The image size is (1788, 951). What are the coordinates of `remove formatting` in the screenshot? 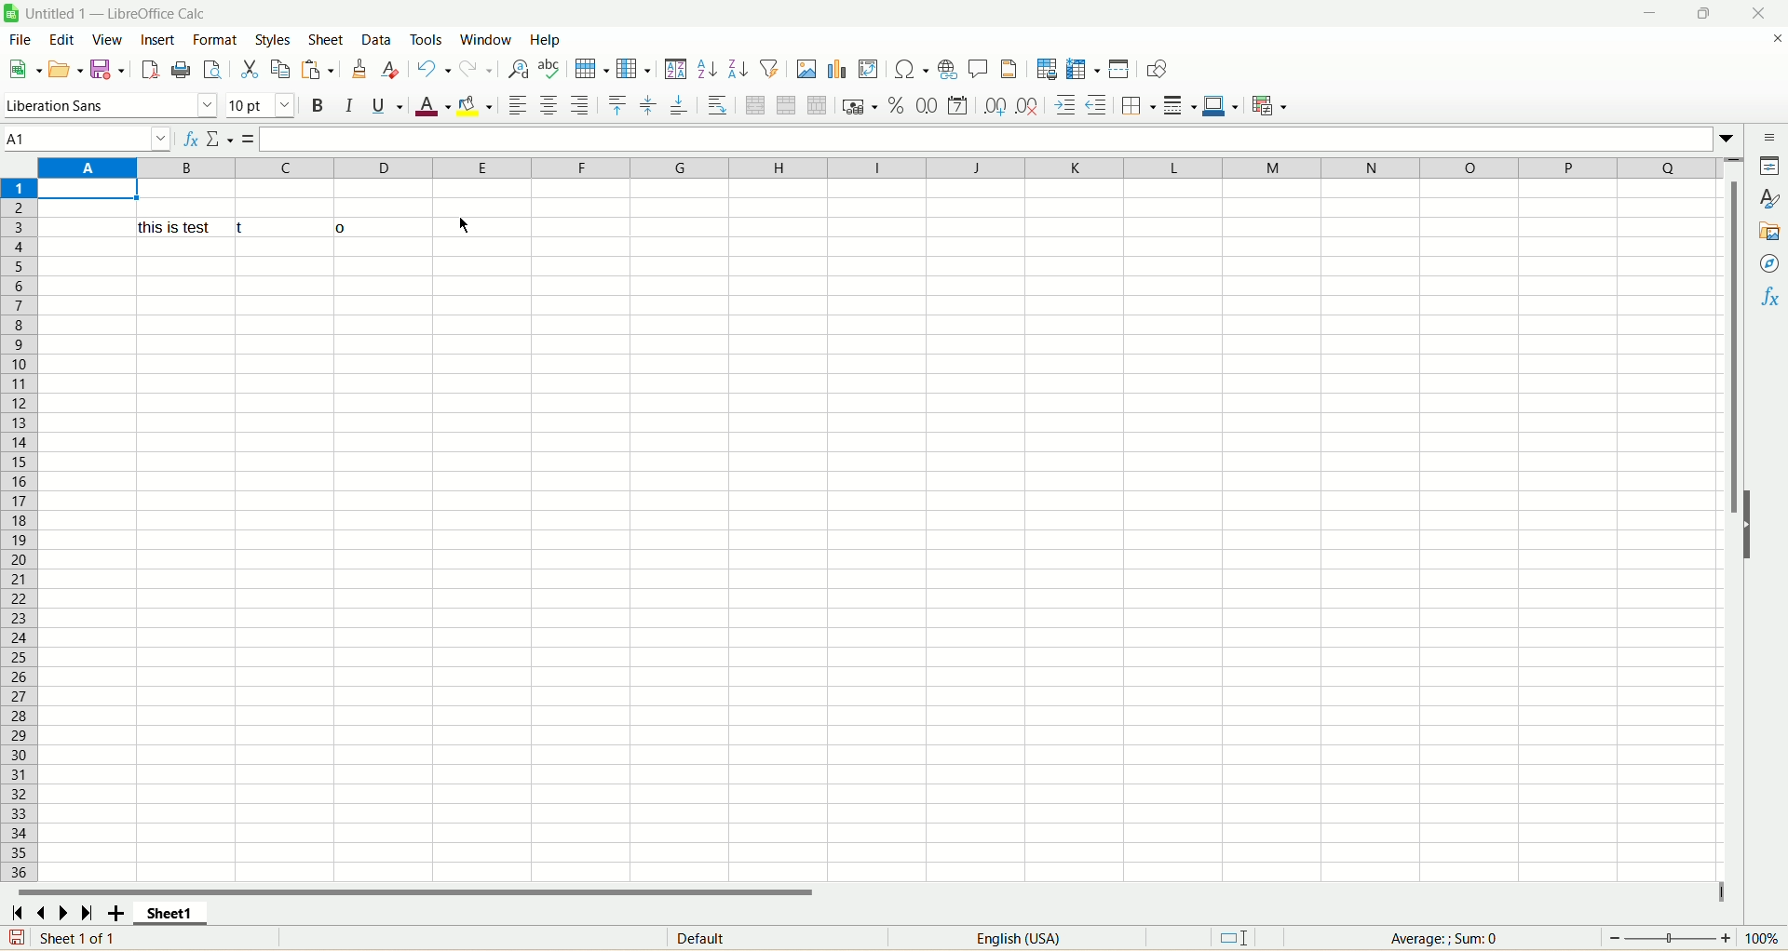 It's located at (390, 67).